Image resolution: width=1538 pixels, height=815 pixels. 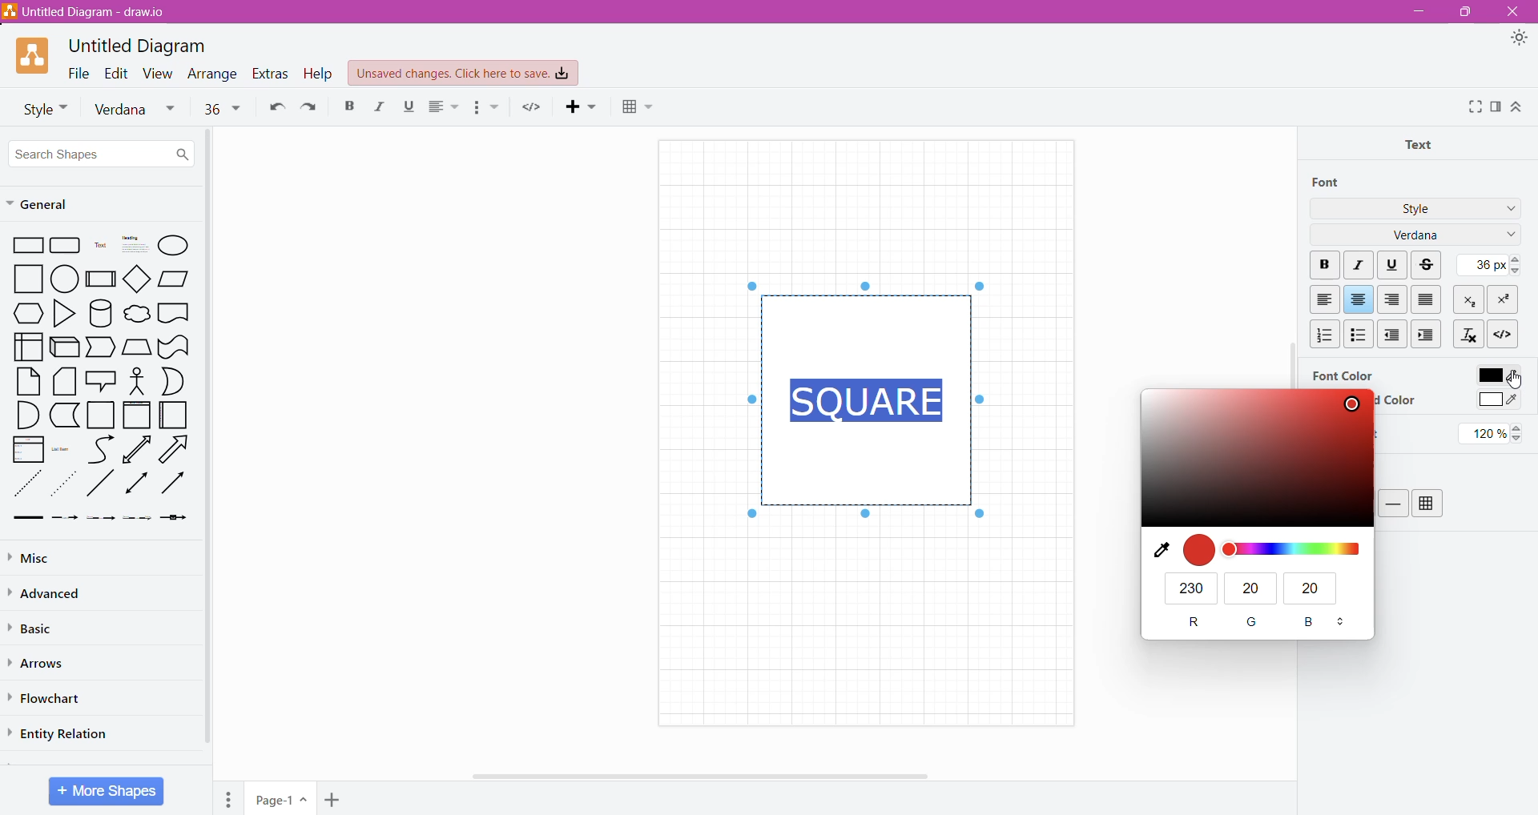 I want to click on Italic, so click(x=380, y=106).